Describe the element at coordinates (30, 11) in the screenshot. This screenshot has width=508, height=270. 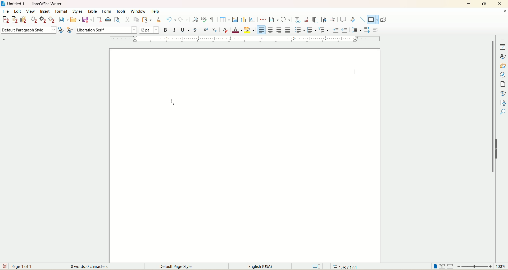
I see `view` at that location.